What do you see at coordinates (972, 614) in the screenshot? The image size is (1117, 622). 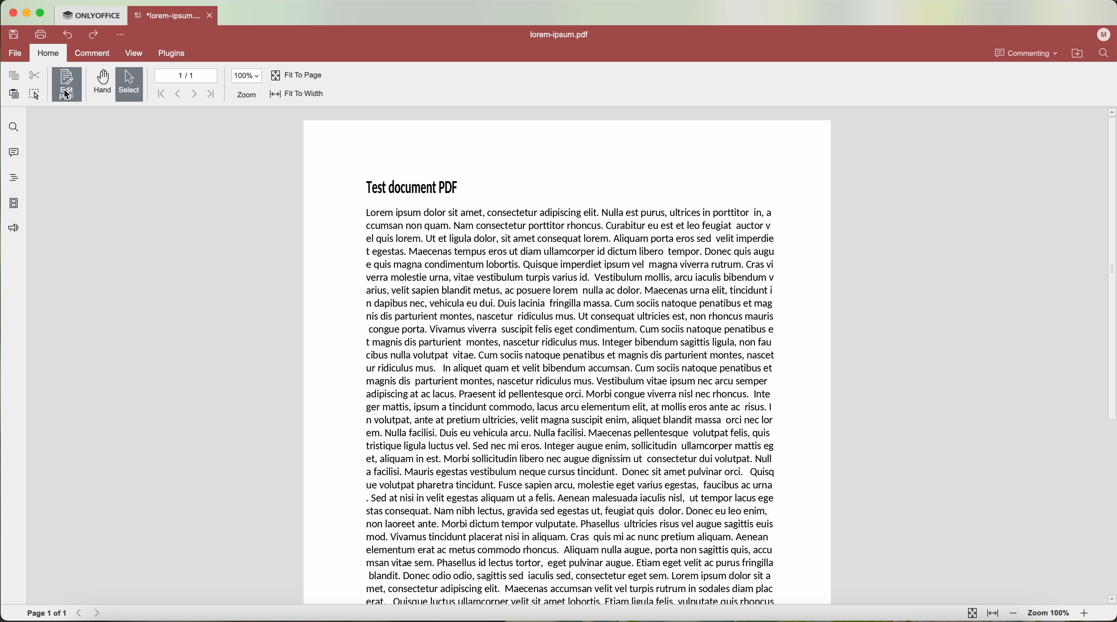 I see `fit to page` at bounding box center [972, 614].